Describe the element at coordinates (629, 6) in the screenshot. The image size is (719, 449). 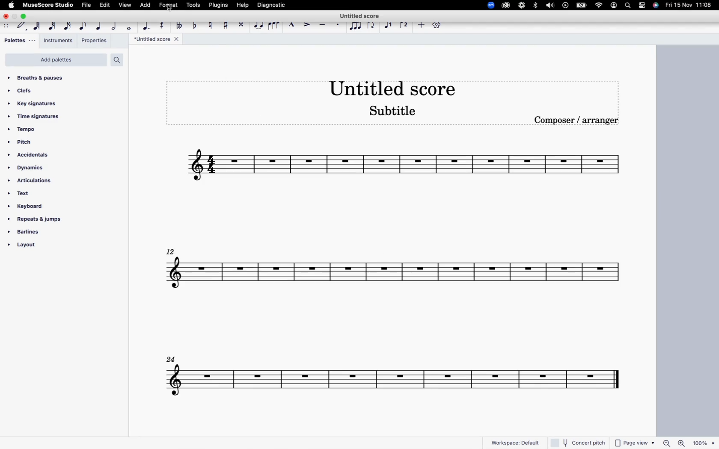
I see `search` at that location.